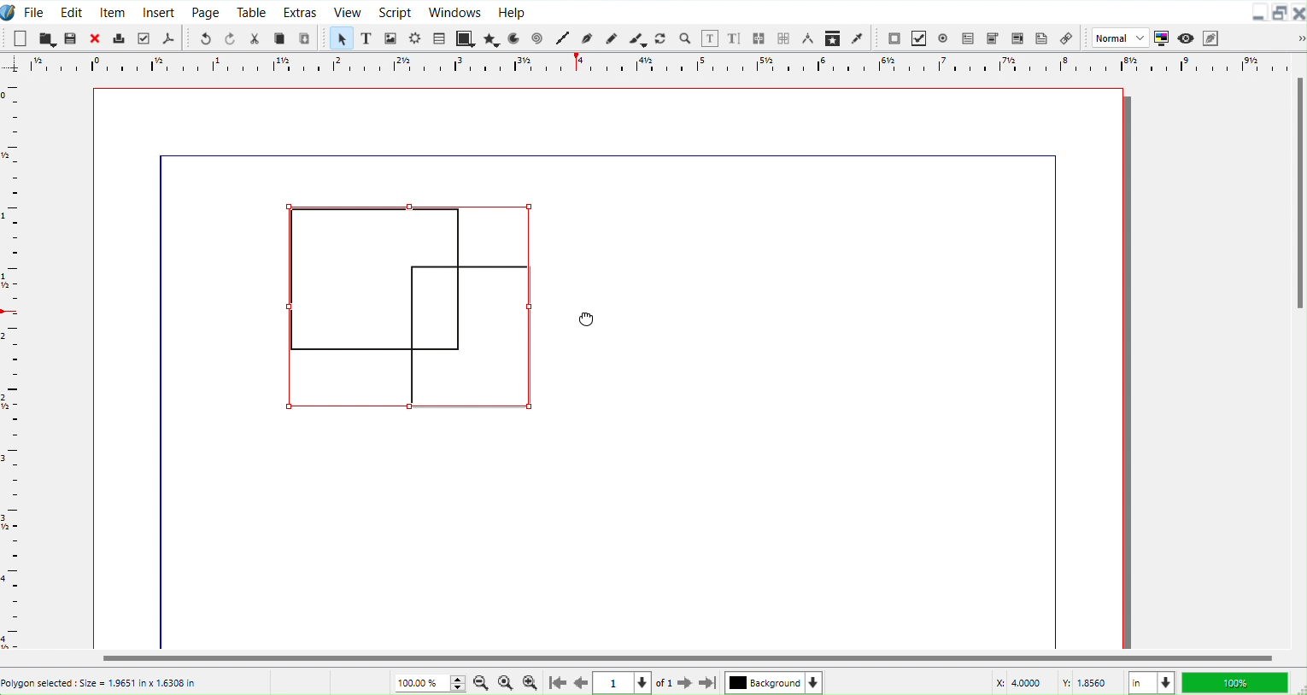 This screenshot has height=695, width=1307. Describe the element at coordinates (556, 683) in the screenshot. I see `Go to First Page` at that location.